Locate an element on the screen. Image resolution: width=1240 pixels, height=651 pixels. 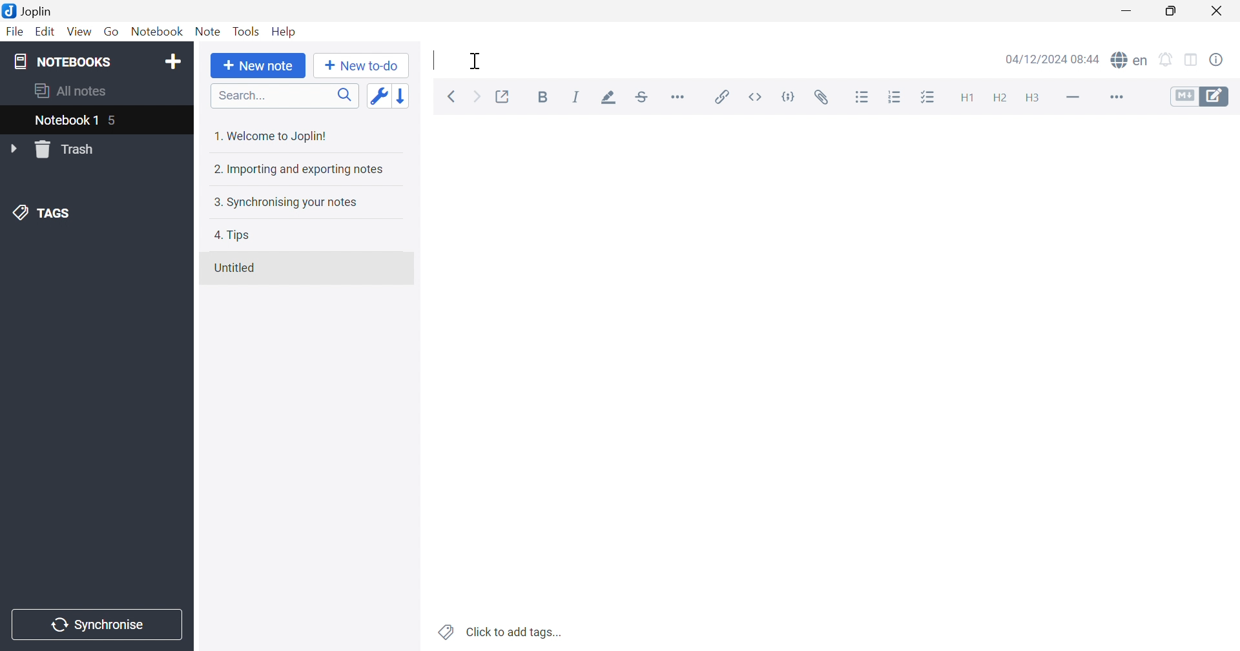
Toggle external editing is located at coordinates (503, 96).